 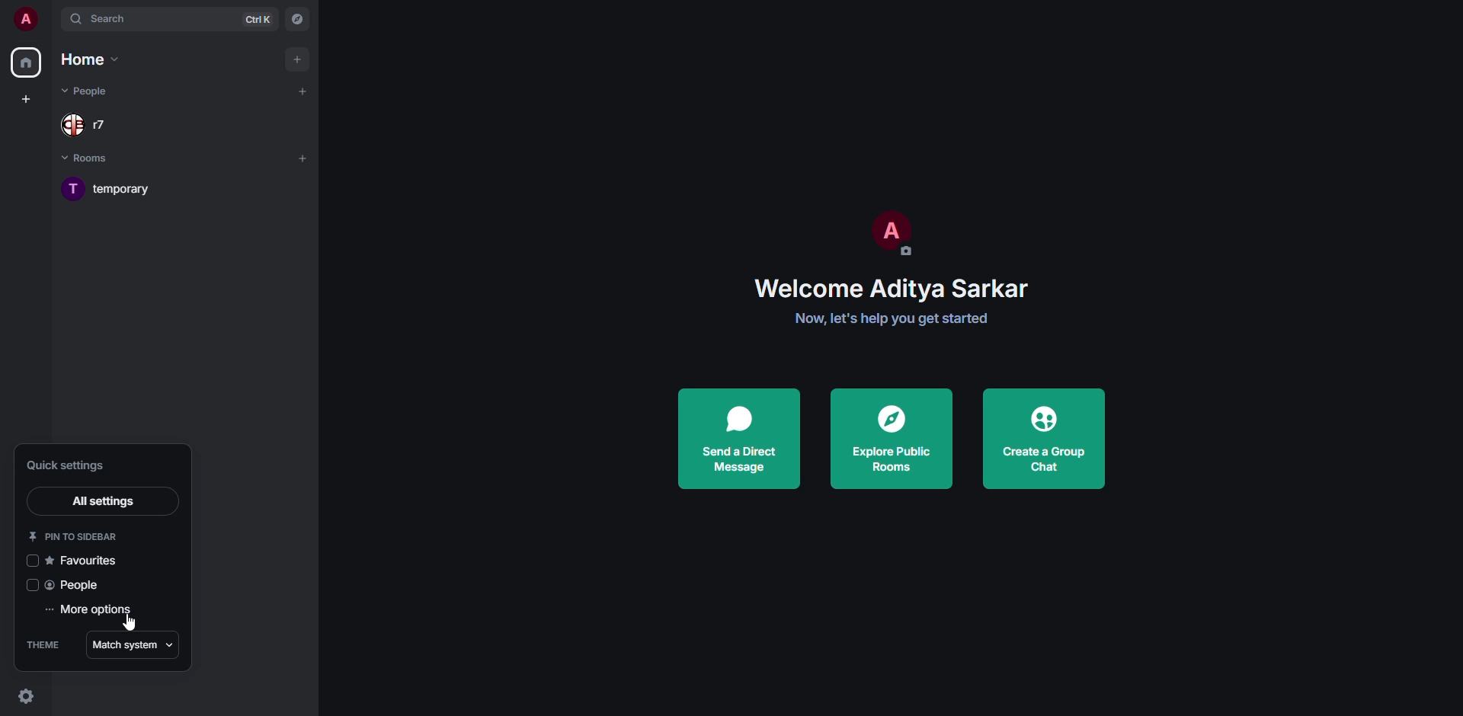 What do you see at coordinates (90, 59) in the screenshot?
I see `home` at bounding box center [90, 59].